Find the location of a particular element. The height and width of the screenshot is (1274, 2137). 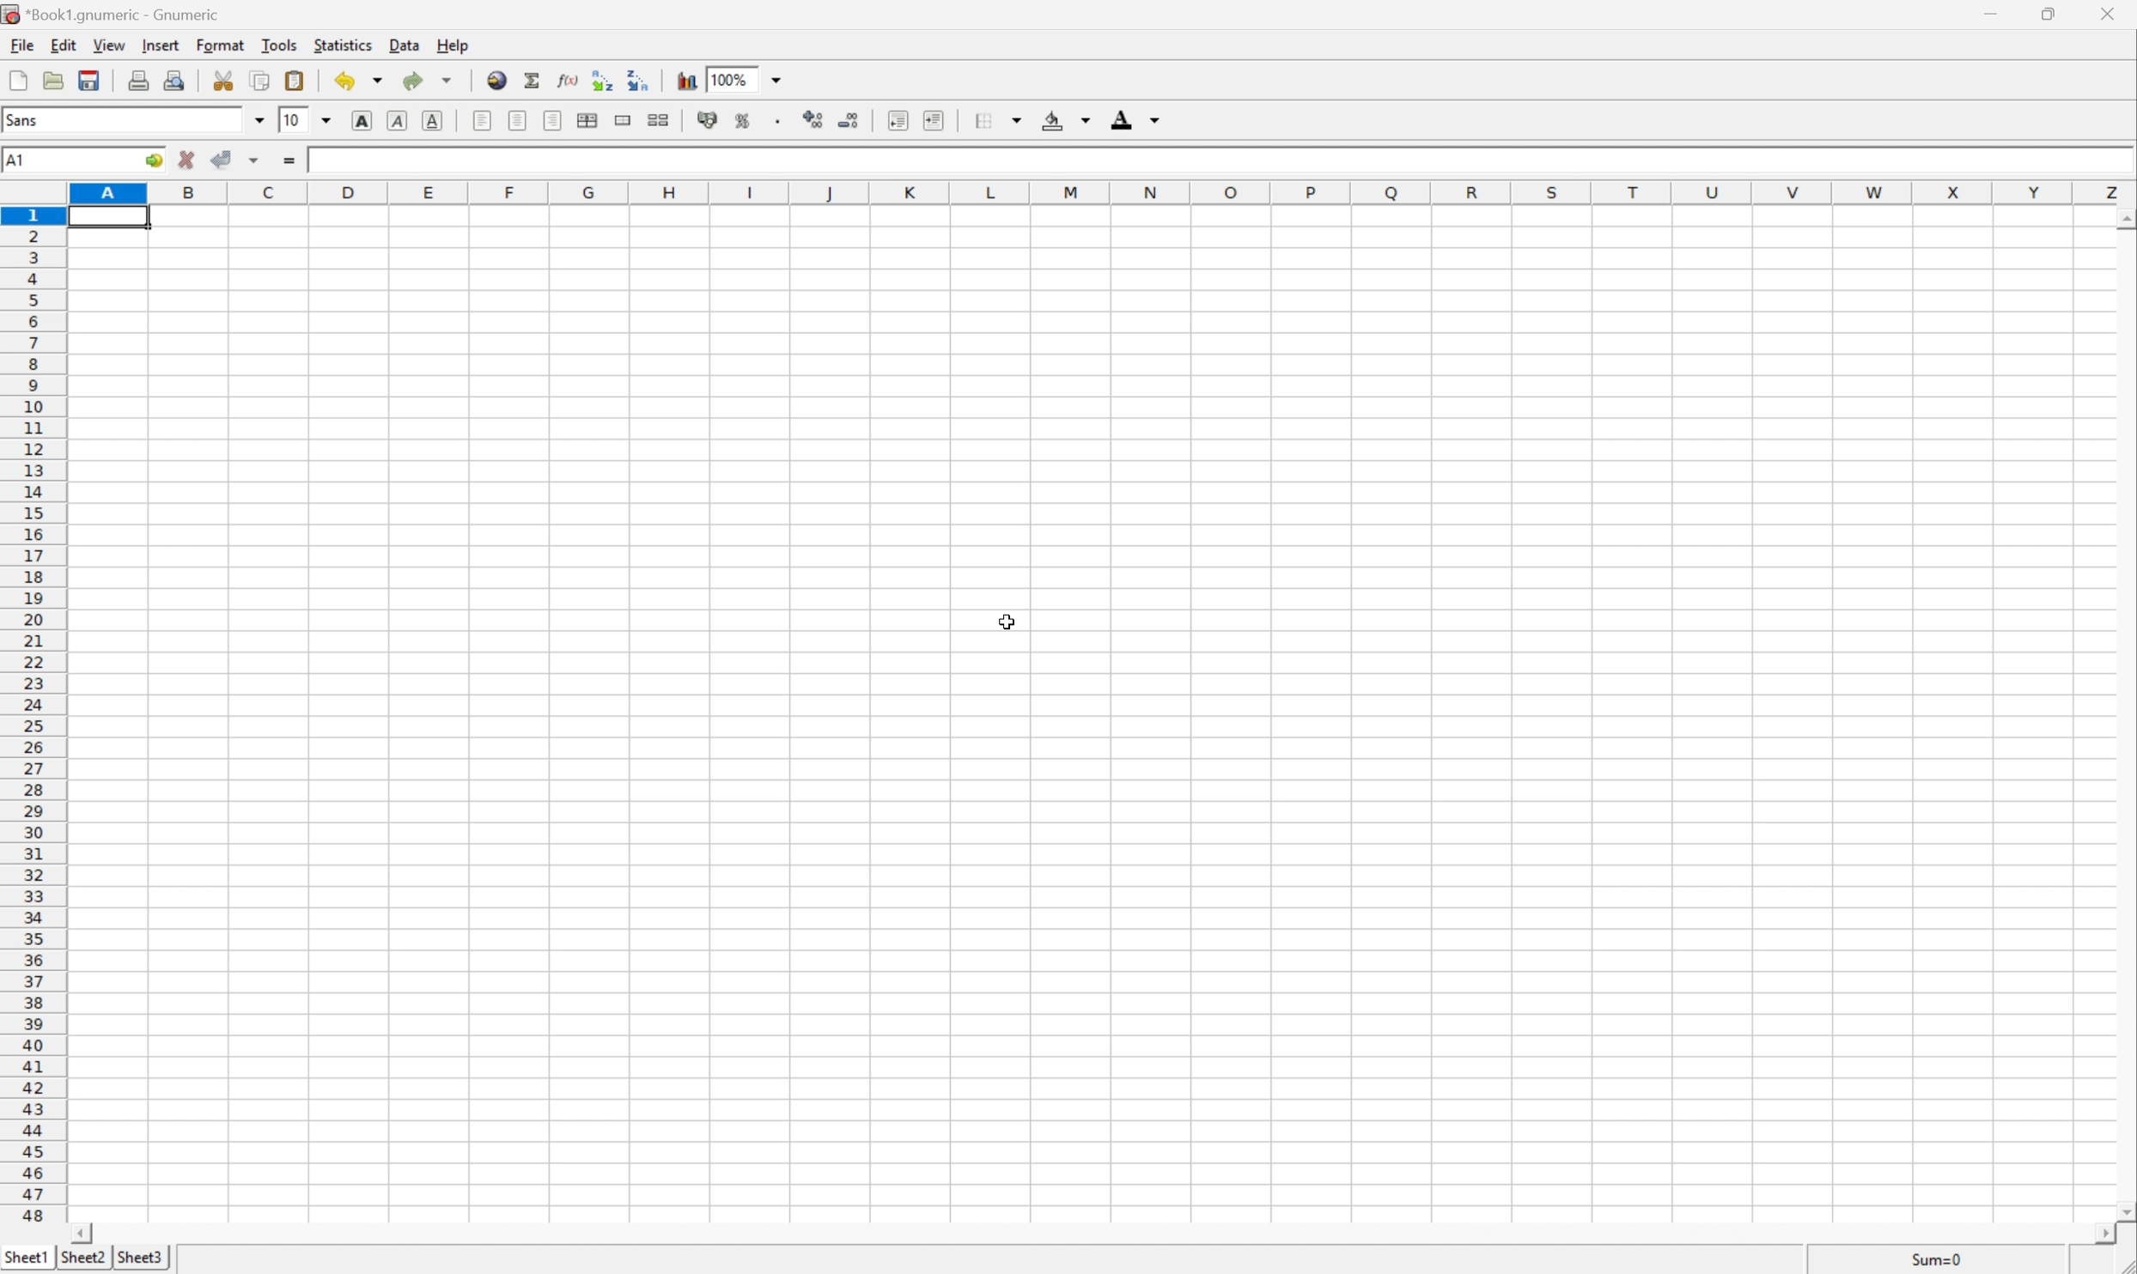

Insert is located at coordinates (164, 43).